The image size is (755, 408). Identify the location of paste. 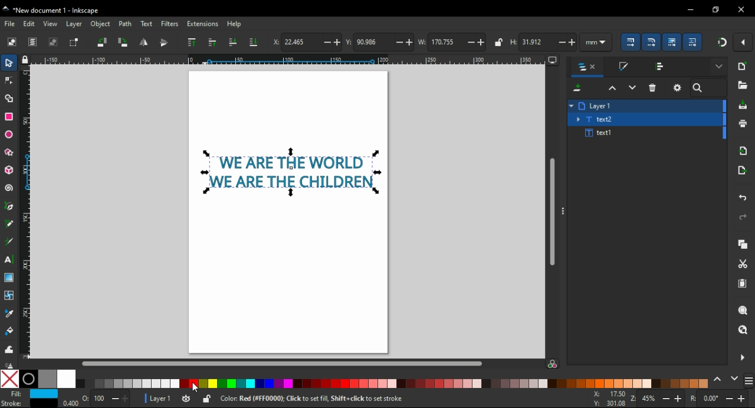
(741, 285).